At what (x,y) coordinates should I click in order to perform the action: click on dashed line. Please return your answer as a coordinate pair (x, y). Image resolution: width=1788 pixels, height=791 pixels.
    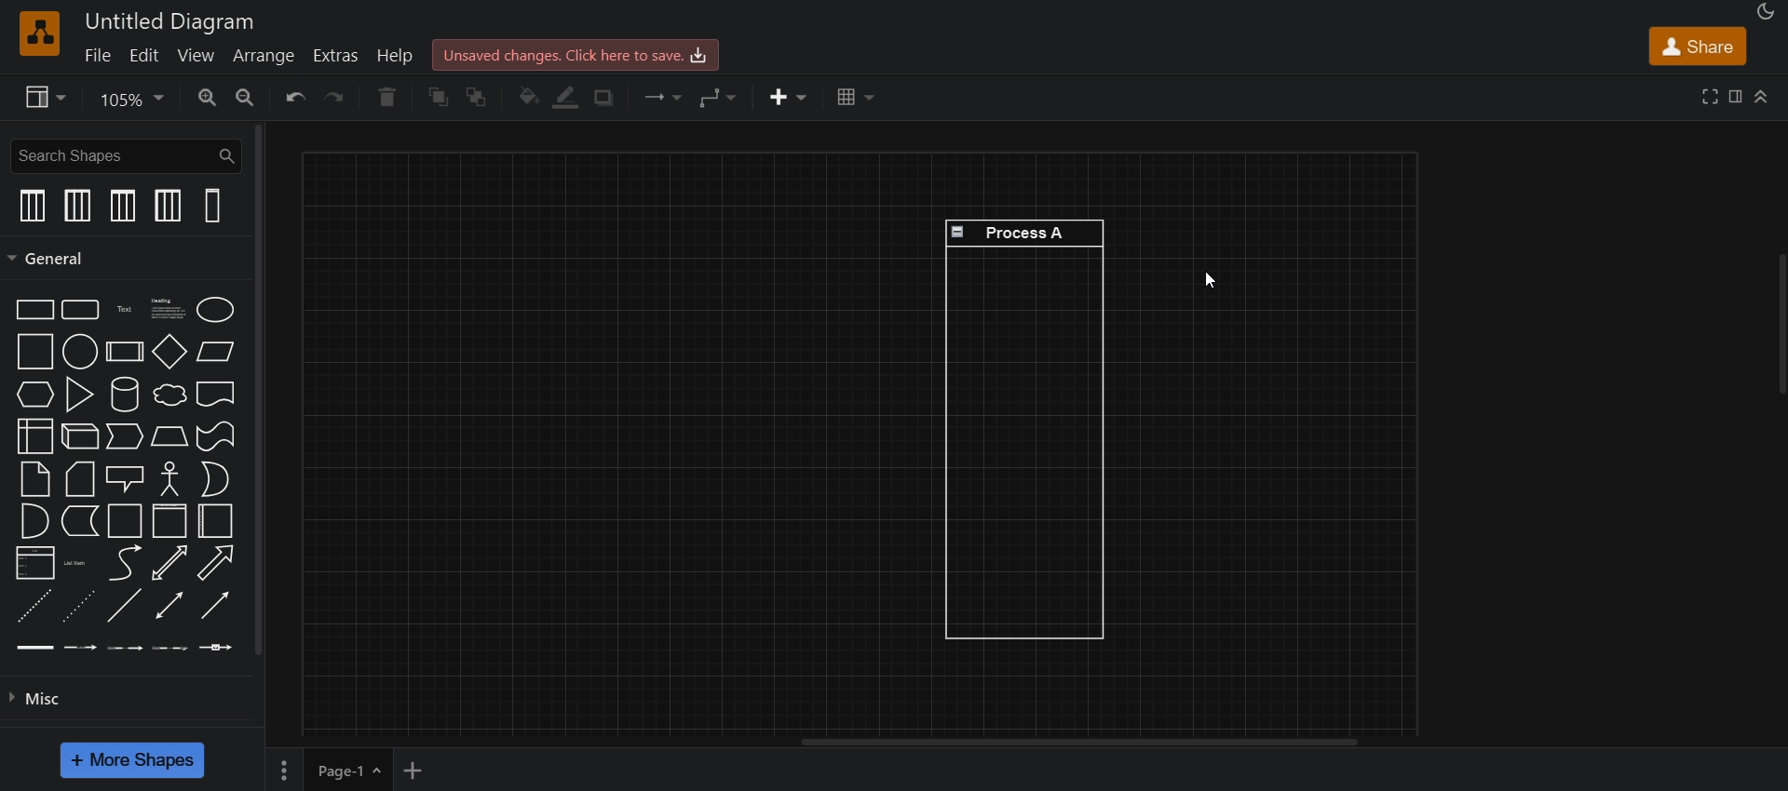
    Looking at the image, I should click on (29, 607).